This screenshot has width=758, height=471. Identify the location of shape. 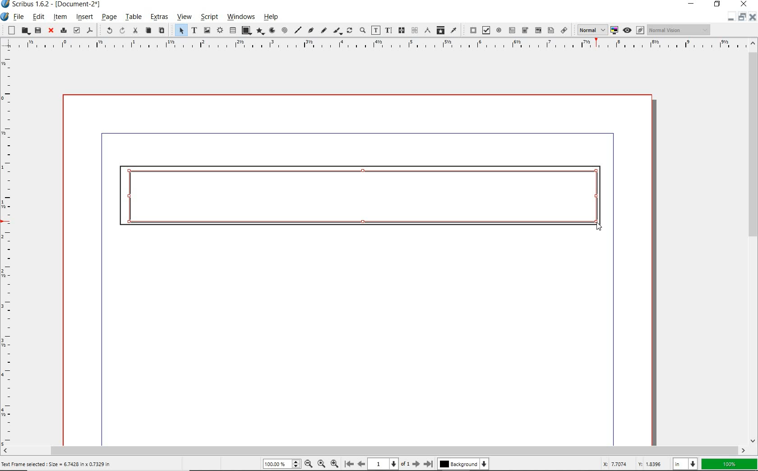
(246, 31).